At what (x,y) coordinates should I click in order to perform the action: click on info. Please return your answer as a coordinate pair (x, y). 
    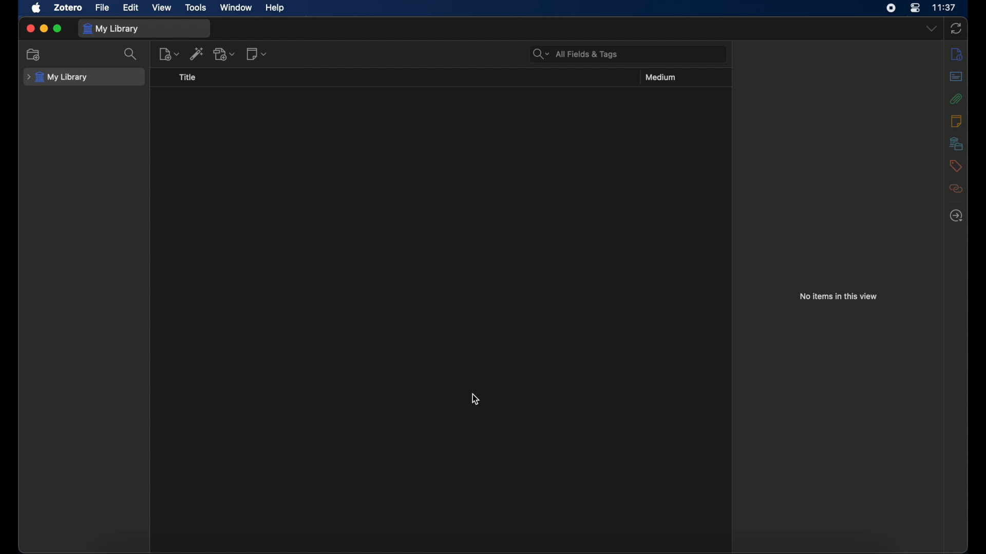
    Looking at the image, I should click on (956, 53).